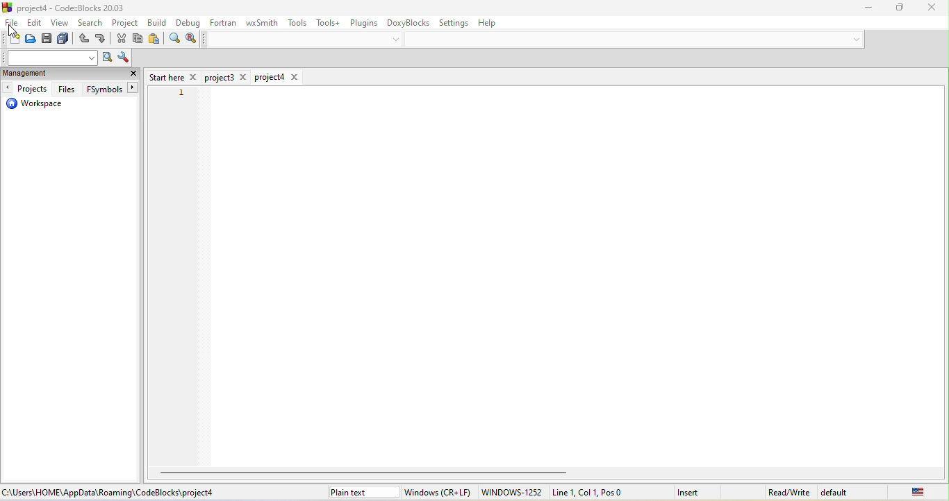 Image resolution: width=949 pixels, height=501 pixels. What do you see at coordinates (35, 105) in the screenshot?
I see `workspace` at bounding box center [35, 105].